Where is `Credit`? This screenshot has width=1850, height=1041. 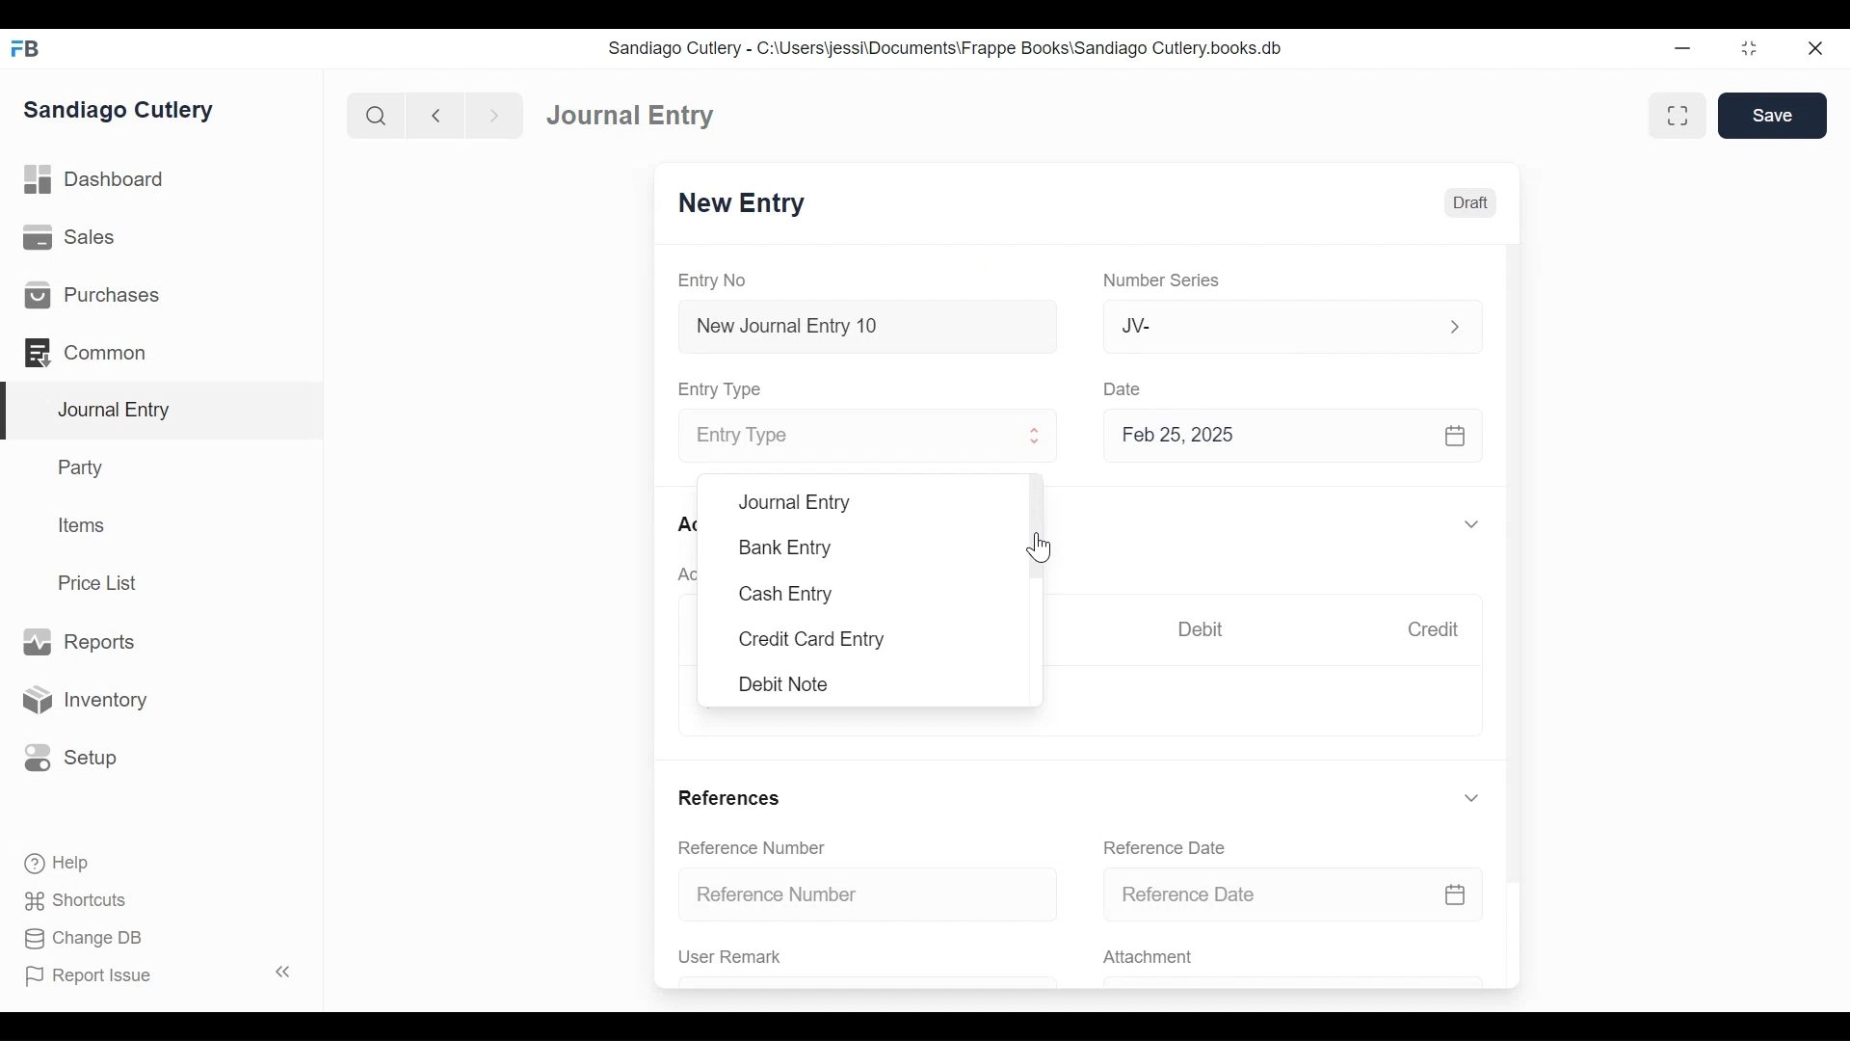 Credit is located at coordinates (1438, 631).